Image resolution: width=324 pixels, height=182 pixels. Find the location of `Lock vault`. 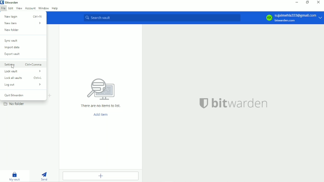

Lock vault is located at coordinates (23, 71).